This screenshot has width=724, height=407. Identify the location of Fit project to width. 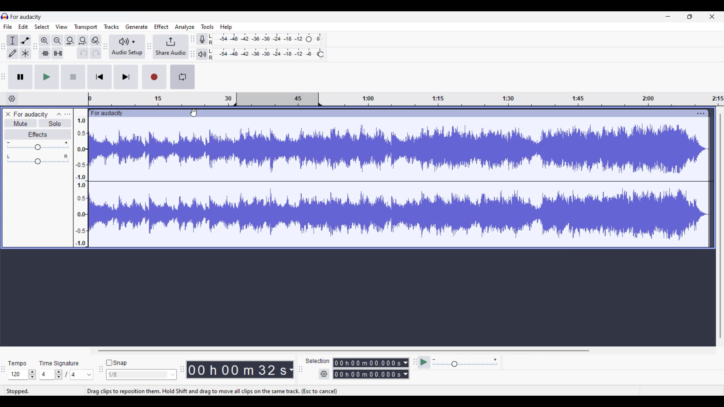
(83, 40).